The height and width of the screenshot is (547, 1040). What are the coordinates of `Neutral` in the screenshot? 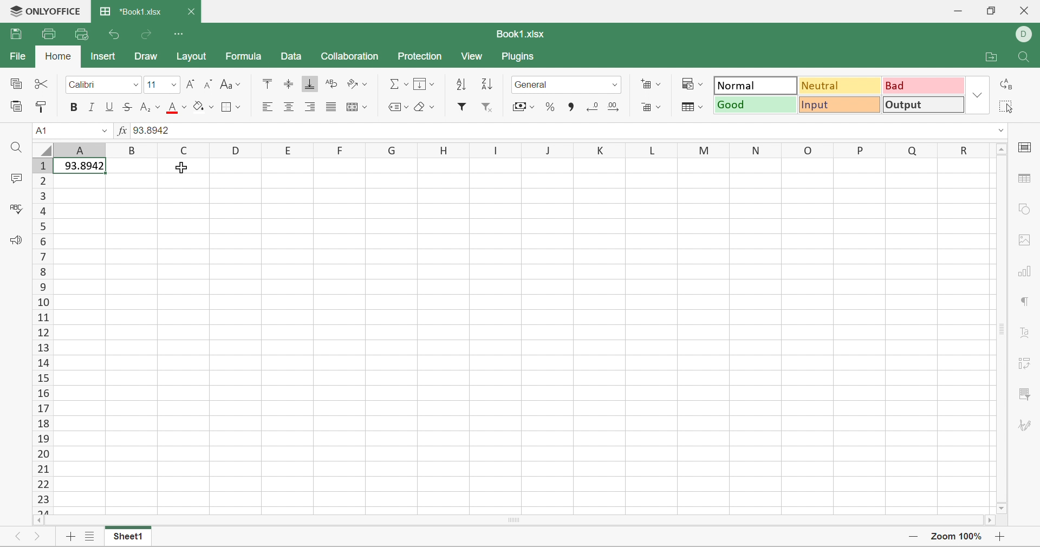 It's located at (842, 85).